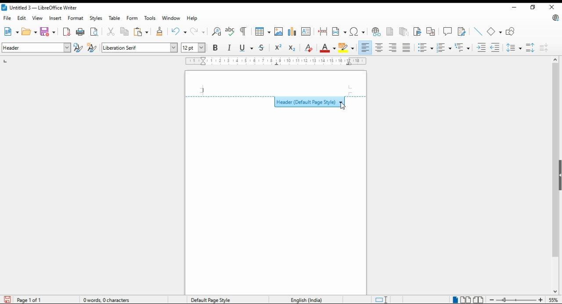 The image size is (562, 304). What do you see at coordinates (425, 48) in the screenshot?
I see `toggle unordered list` at bounding box center [425, 48].